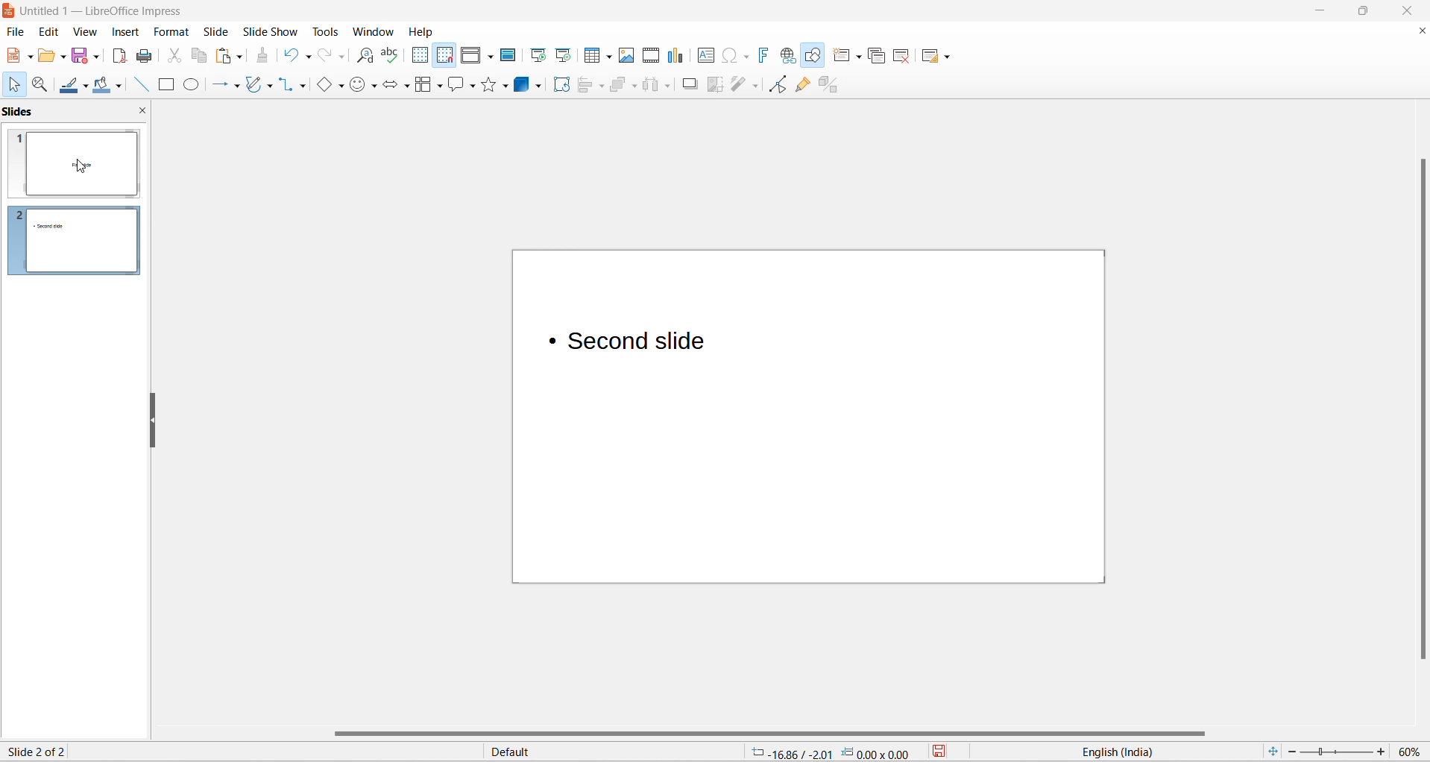 The height and width of the screenshot is (762, 1430). What do you see at coordinates (599, 86) in the screenshot?
I see `align object options` at bounding box center [599, 86].